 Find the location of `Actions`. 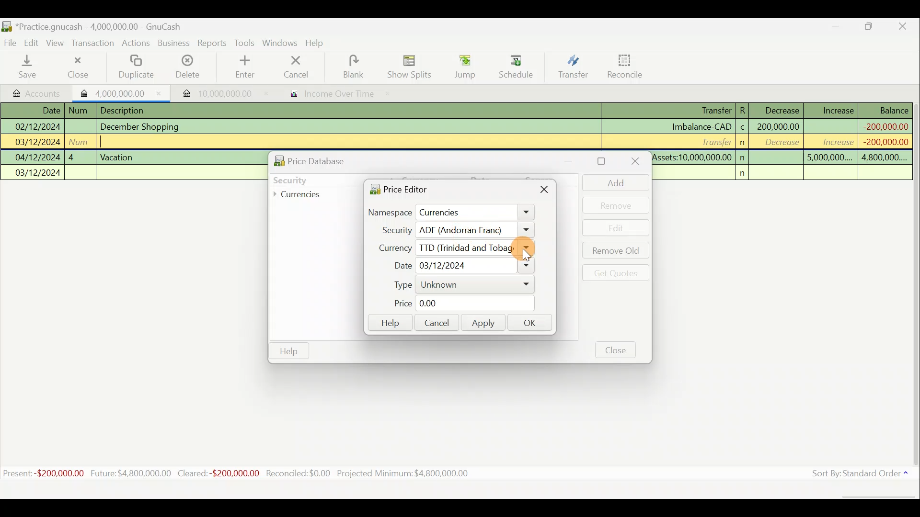

Actions is located at coordinates (137, 44).